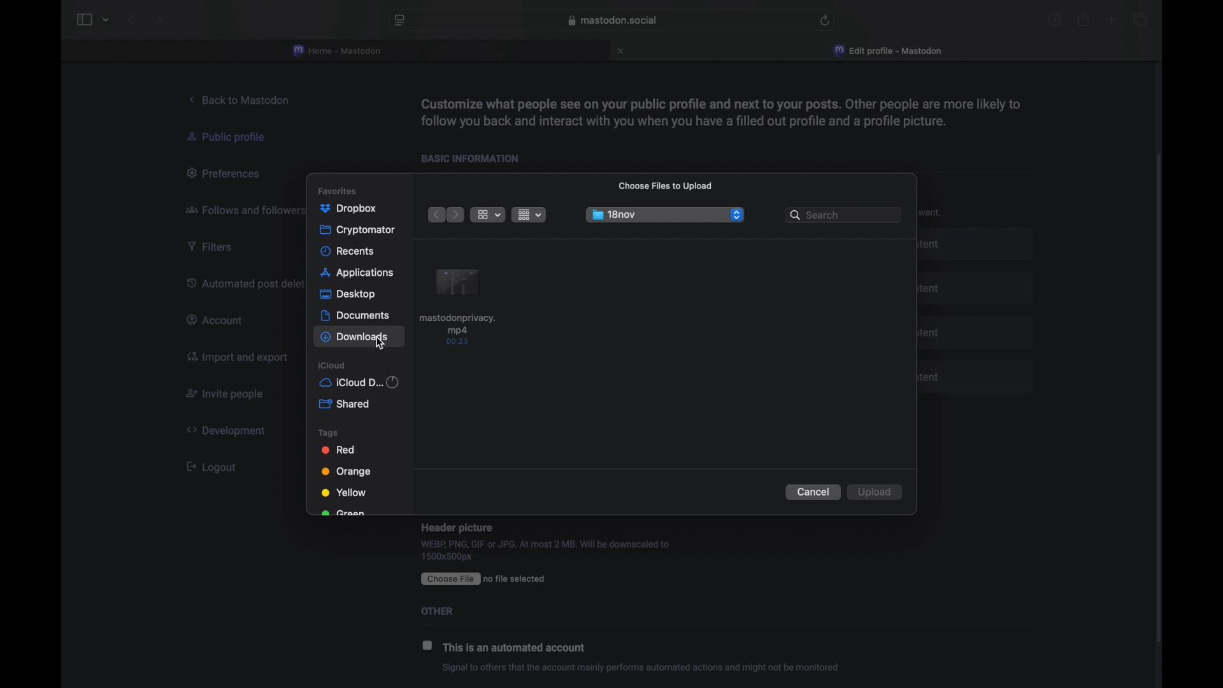 The width and height of the screenshot is (1223, 688). I want to click on account, so click(218, 320).